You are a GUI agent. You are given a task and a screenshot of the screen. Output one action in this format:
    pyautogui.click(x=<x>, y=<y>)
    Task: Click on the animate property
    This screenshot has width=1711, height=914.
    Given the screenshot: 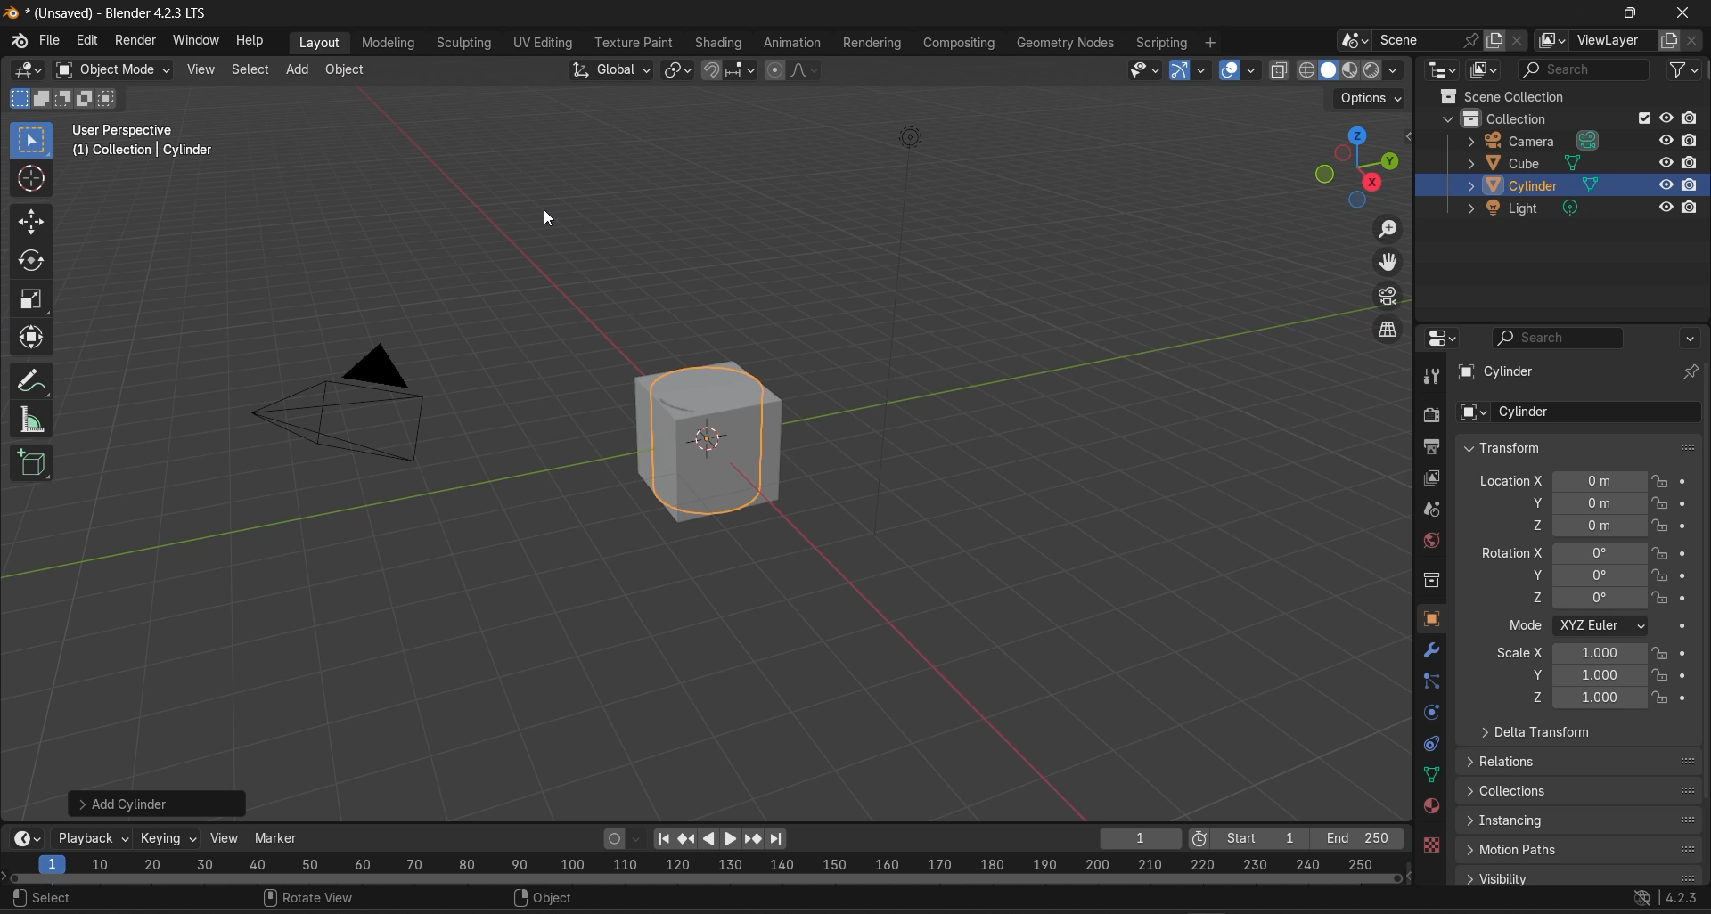 What is the action you would take?
    pyautogui.click(x=1688, y=553)
    